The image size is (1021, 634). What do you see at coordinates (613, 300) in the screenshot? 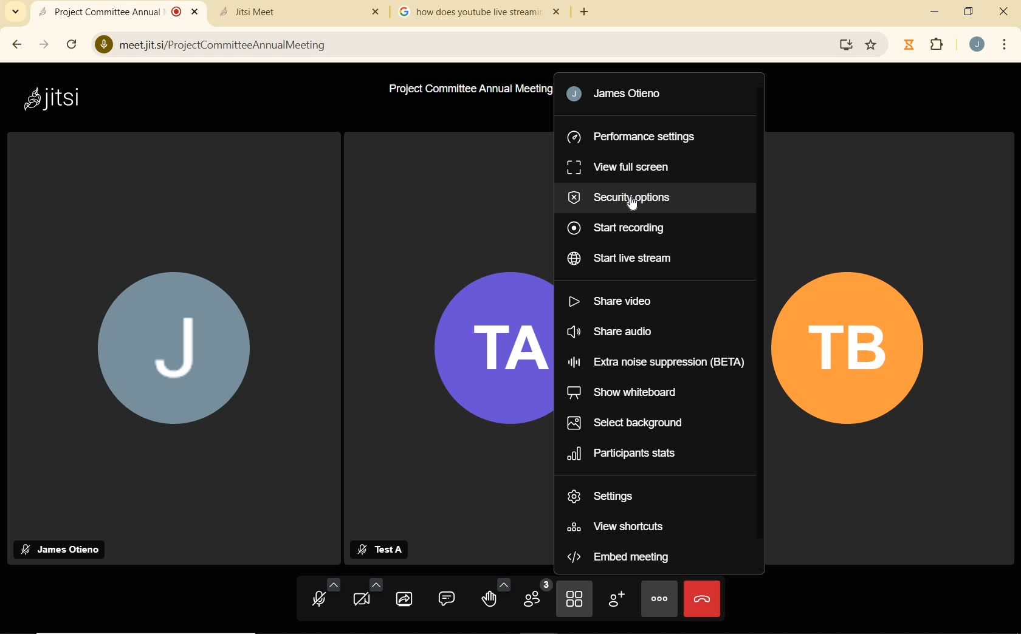
I see `SHARE VIDEO` at bounding box center [613, 300].